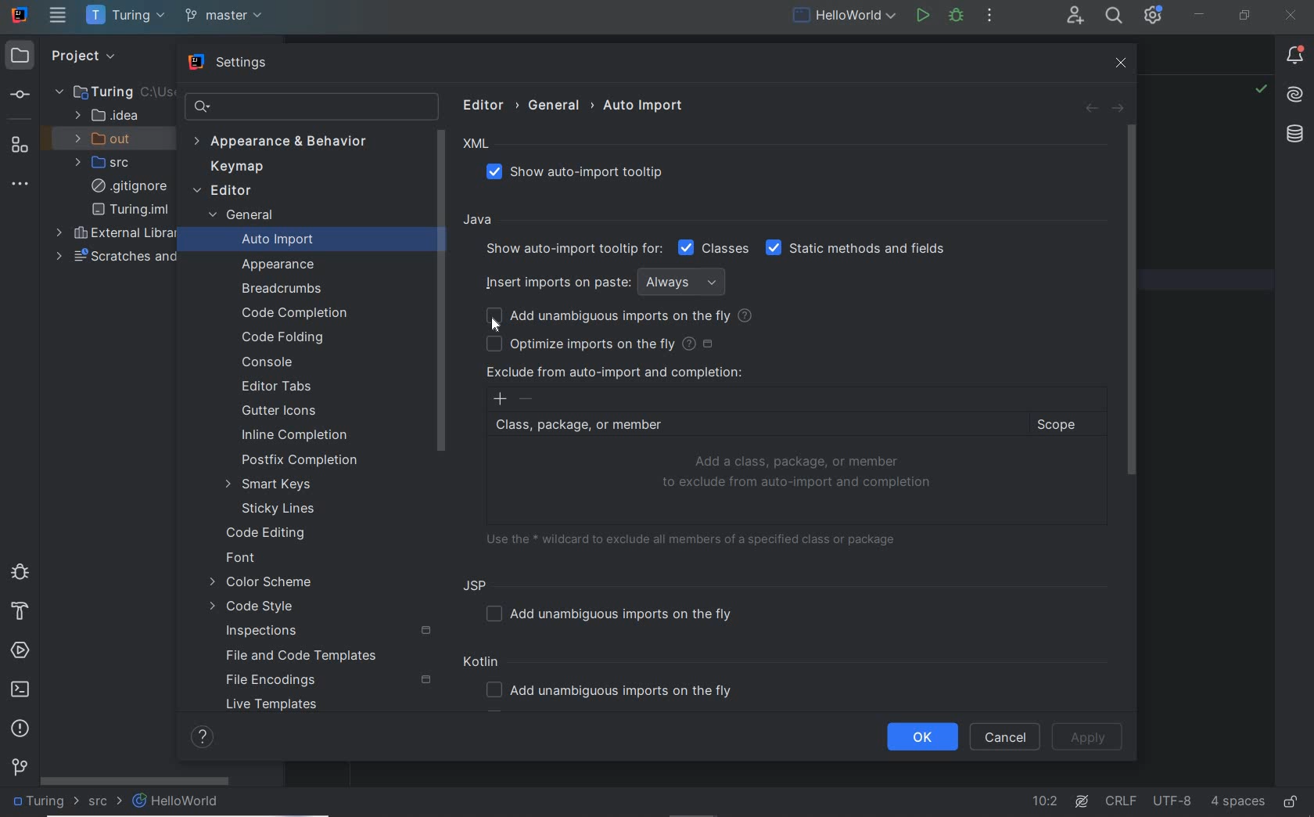  Describe the element at coordinates (584, 173) in the screenshot. I see `SHOW AUTO-IMPORT TOOLTIP` at that location.